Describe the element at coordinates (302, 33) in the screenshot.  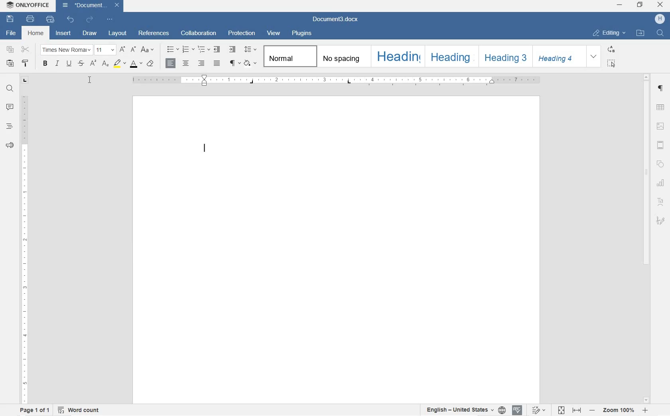
I see `PLUGINS` at that location.